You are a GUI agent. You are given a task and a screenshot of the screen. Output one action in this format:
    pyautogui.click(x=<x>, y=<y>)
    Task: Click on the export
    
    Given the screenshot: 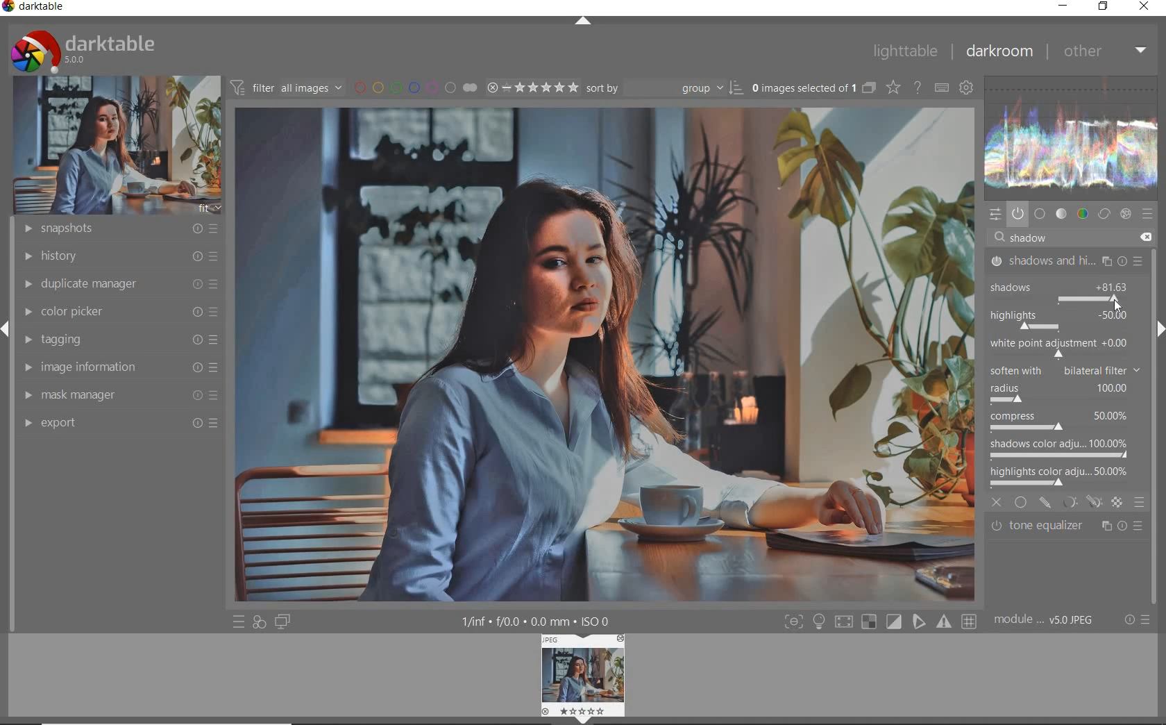 What is the action you would take?
    pyautogui.click(x=119, y=423)
    